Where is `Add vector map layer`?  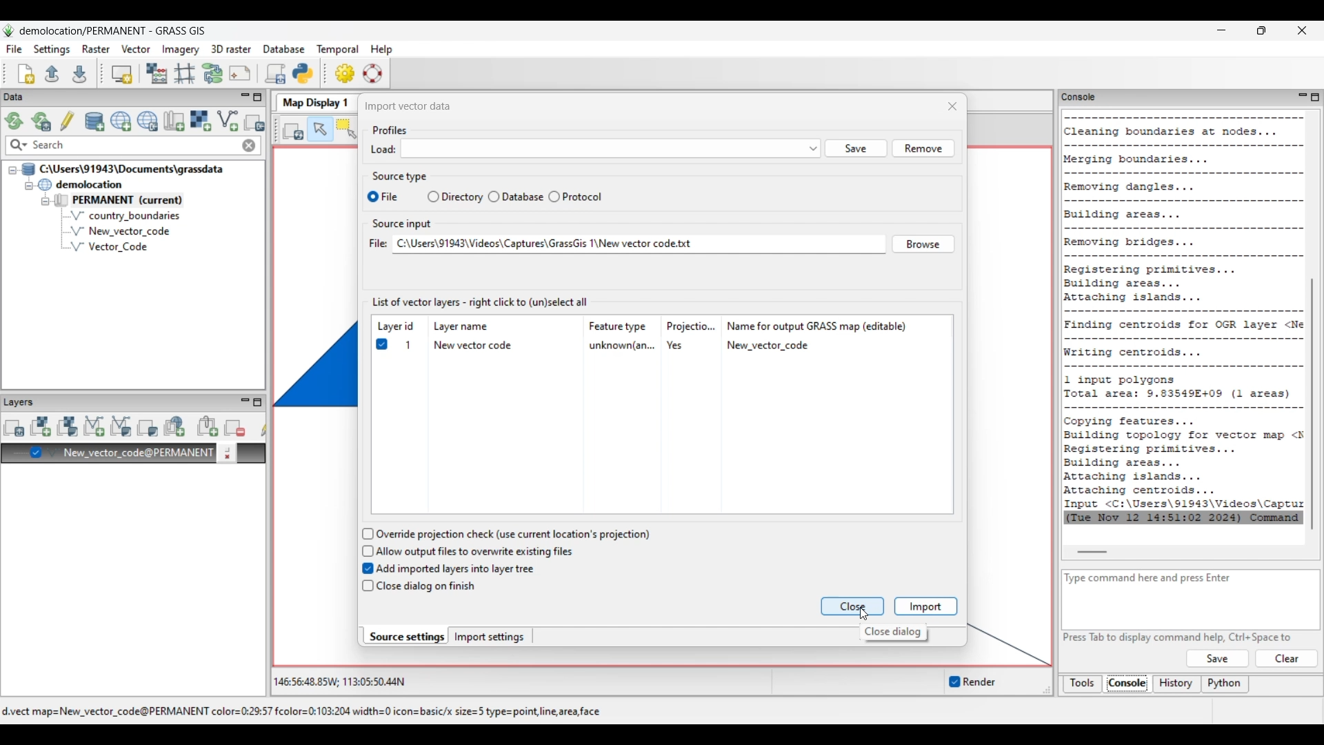
Add vector map layer is located at coordinates (94, 427).